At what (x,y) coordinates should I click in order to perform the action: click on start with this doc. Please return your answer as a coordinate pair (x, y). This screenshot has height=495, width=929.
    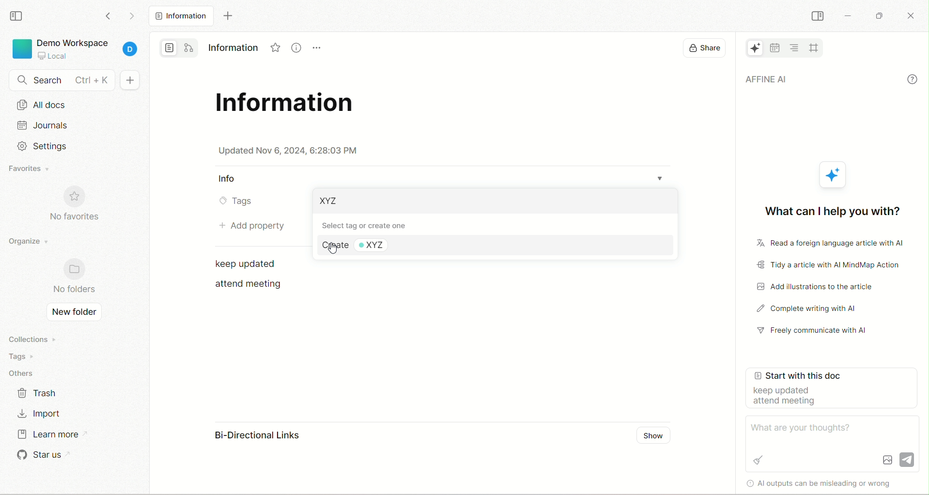
    Looking at the image, I should click on (834, 389).